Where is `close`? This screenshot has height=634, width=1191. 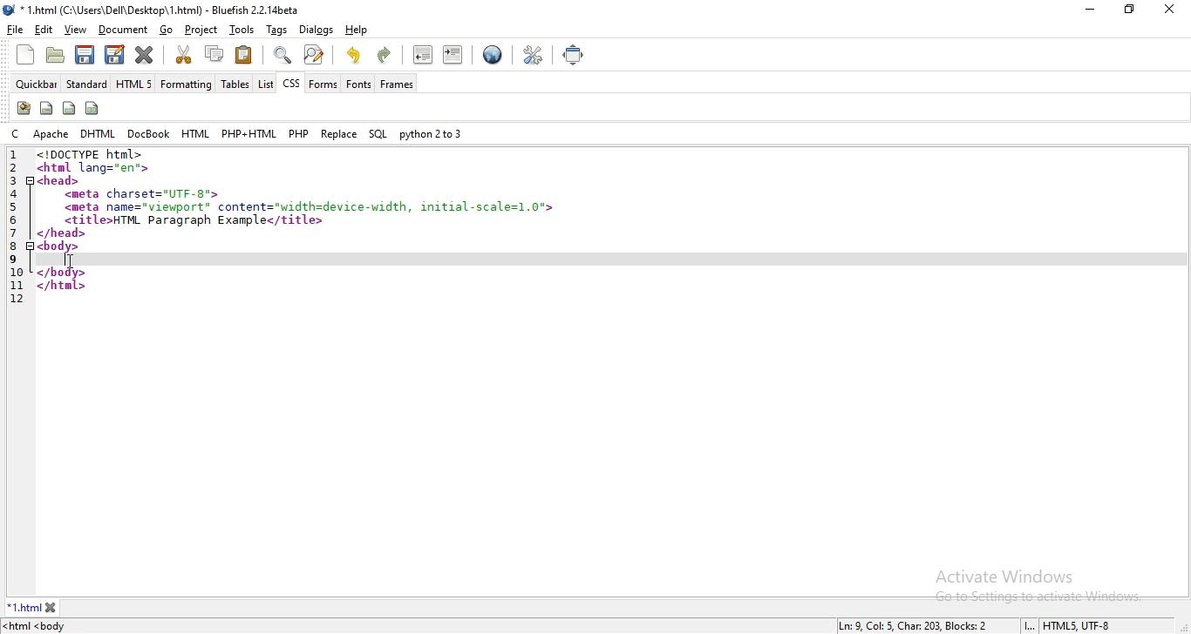 close is located at coordinates (1168, 9).